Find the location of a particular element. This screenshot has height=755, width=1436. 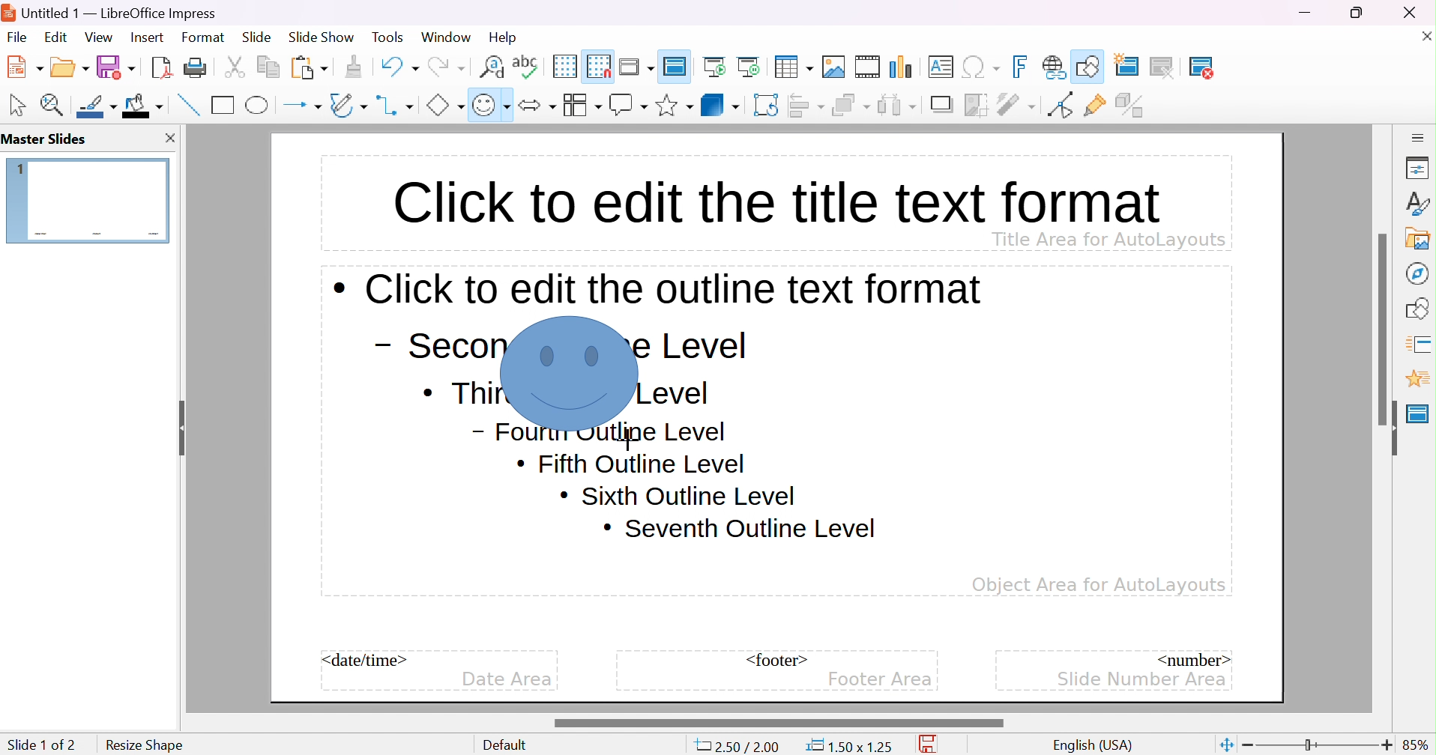

file is located at coordinates (17, 37).